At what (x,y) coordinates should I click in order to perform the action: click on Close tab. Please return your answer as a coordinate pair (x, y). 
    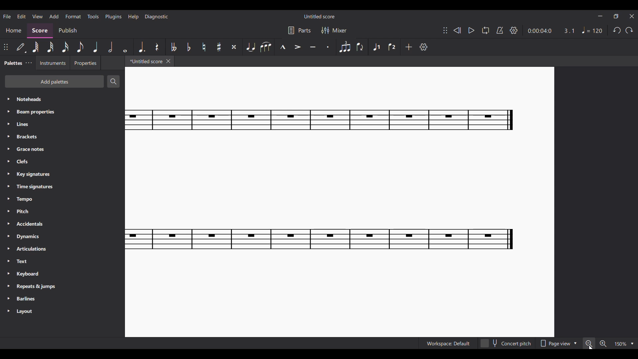
    Looking at the image, I should click on (168, 61).